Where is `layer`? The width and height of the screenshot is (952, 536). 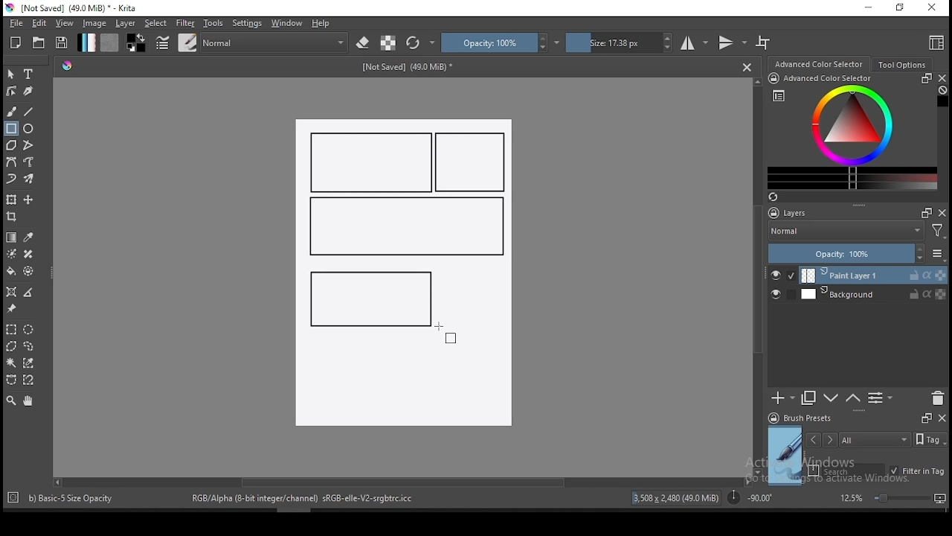 layer is located at coordinates (126, 23).